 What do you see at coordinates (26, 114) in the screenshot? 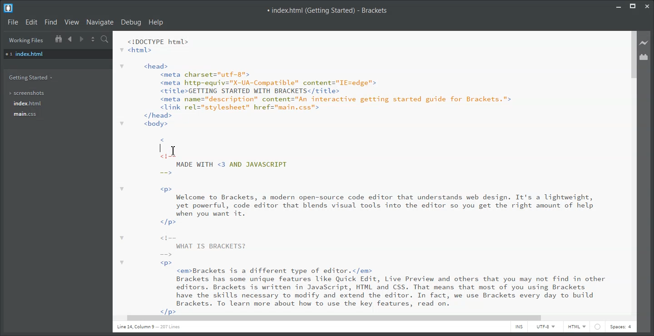
I see `main.css` at bounding box center [26, 114].